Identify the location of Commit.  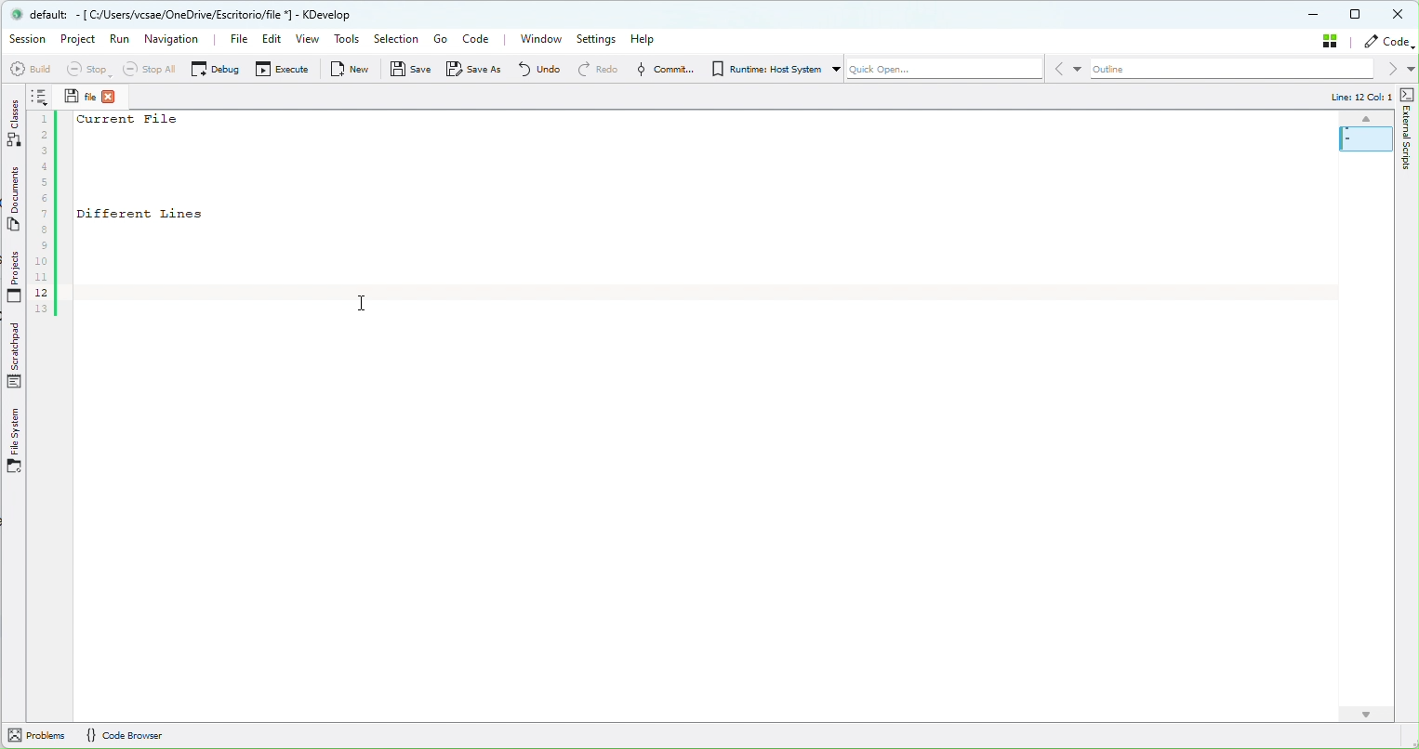
(659, 70).